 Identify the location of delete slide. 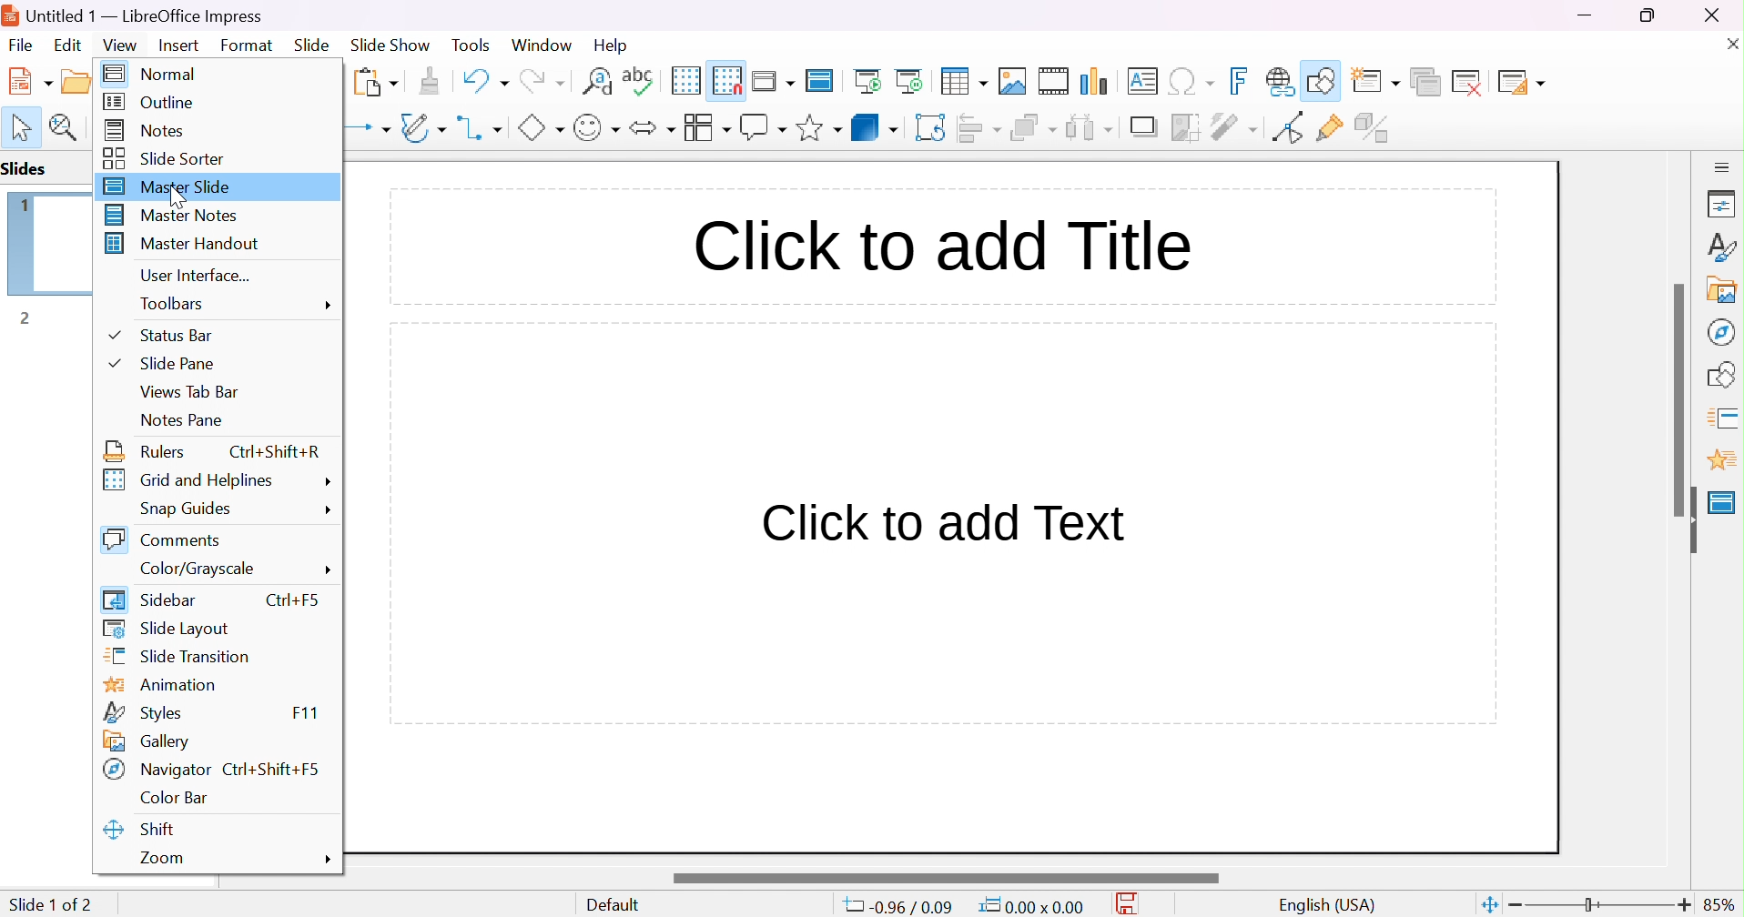
(1471, 82).